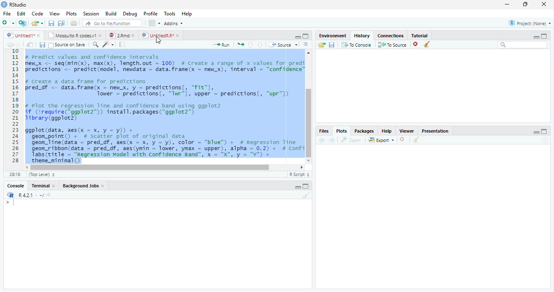  Describe the element at coordinates (15, 110) in the screenshot. I see `11121311s161718192021223225262728` at that location.